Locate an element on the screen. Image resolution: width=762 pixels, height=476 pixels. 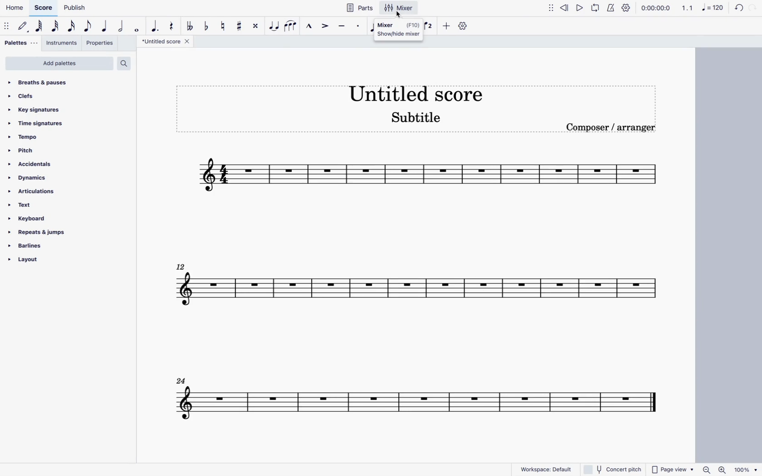
tie is located at coordinates (275, 25).